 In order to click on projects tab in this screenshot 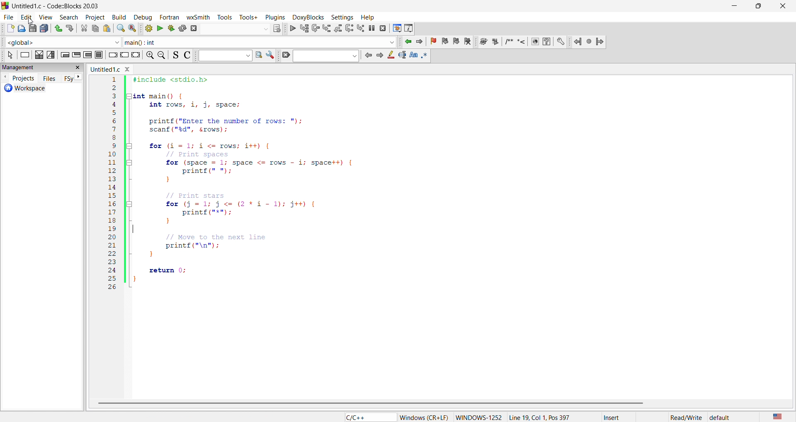, I will do `click(18, 78)`.